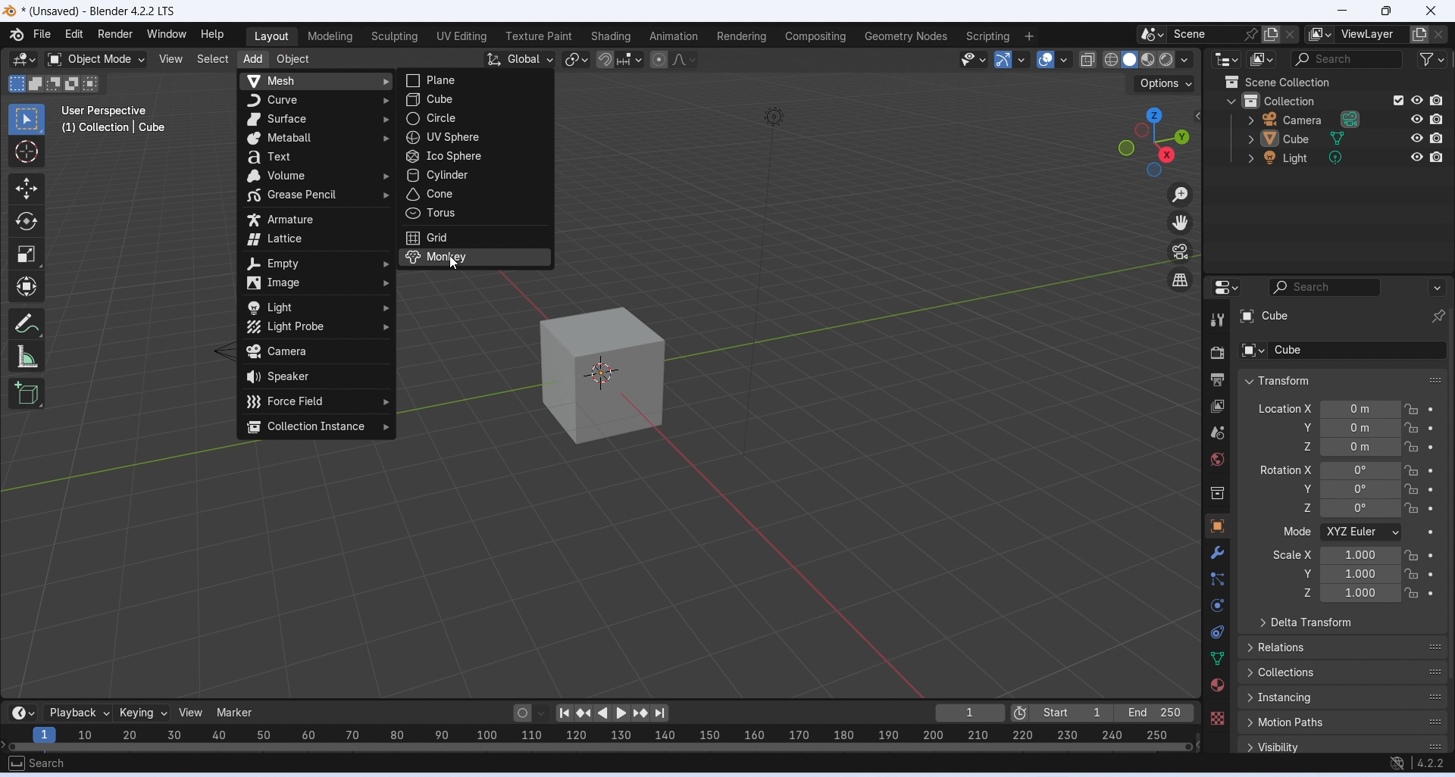  I want to click on euler rotation, so click(1360, 508).